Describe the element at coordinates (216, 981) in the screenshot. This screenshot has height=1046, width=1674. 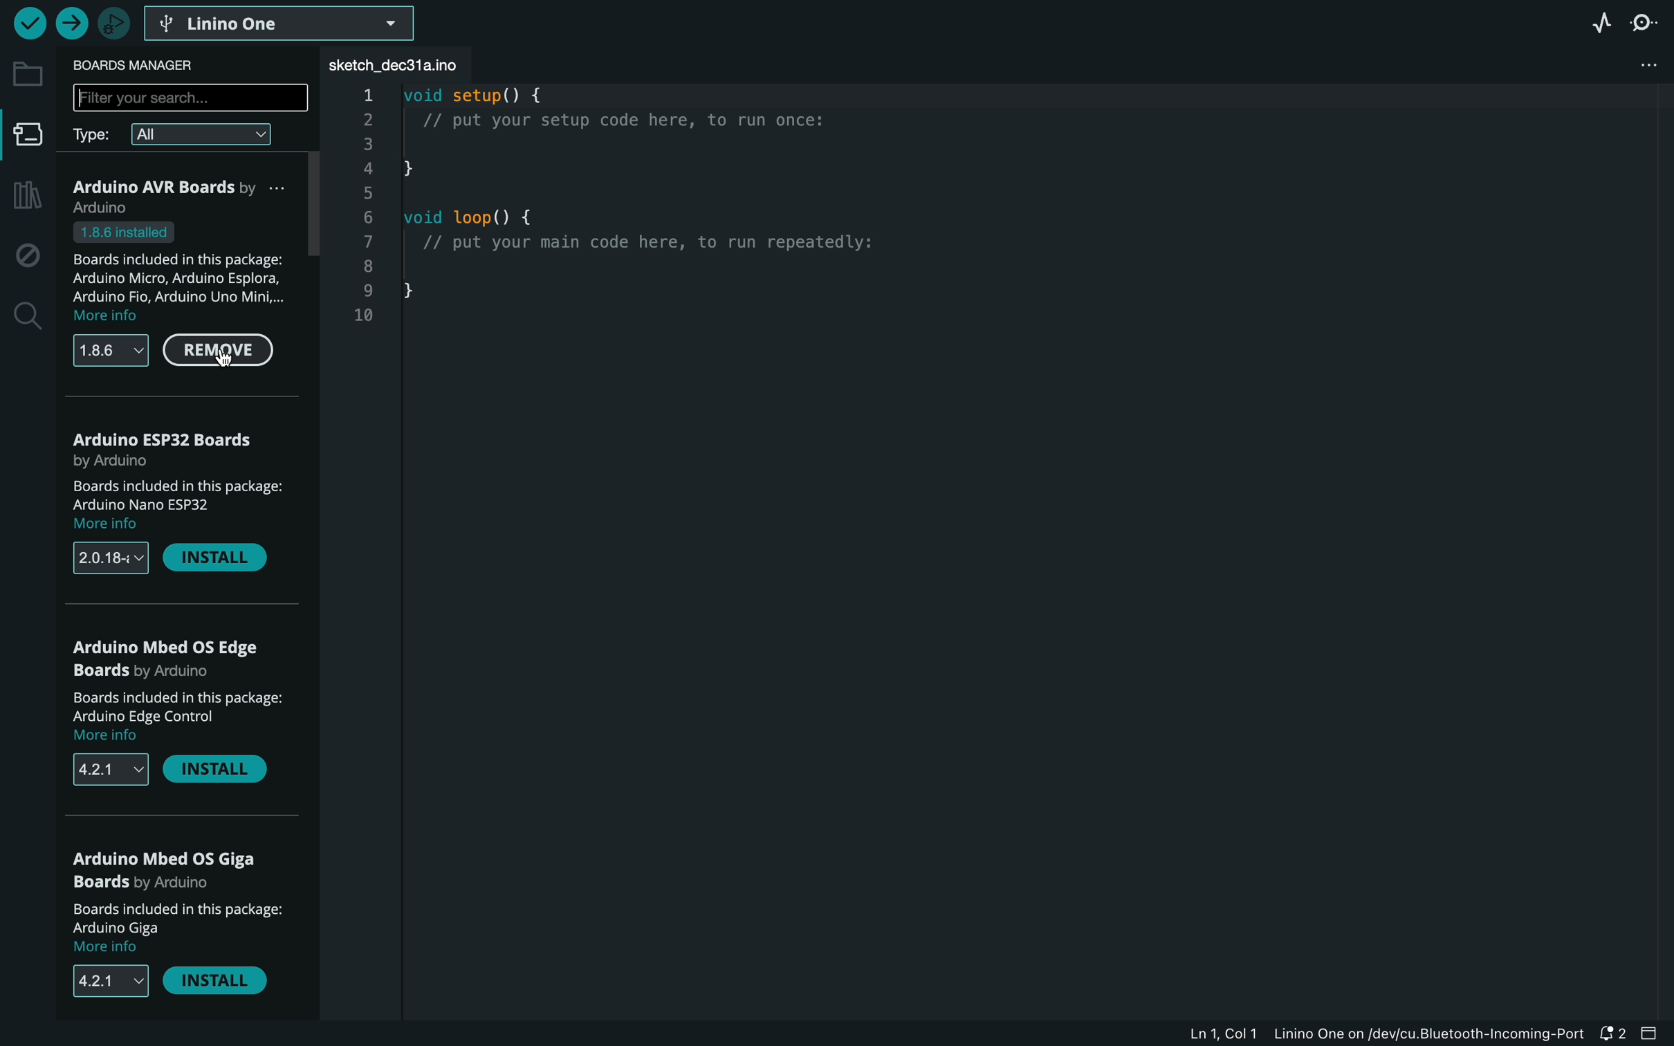
I see `install` at that location.